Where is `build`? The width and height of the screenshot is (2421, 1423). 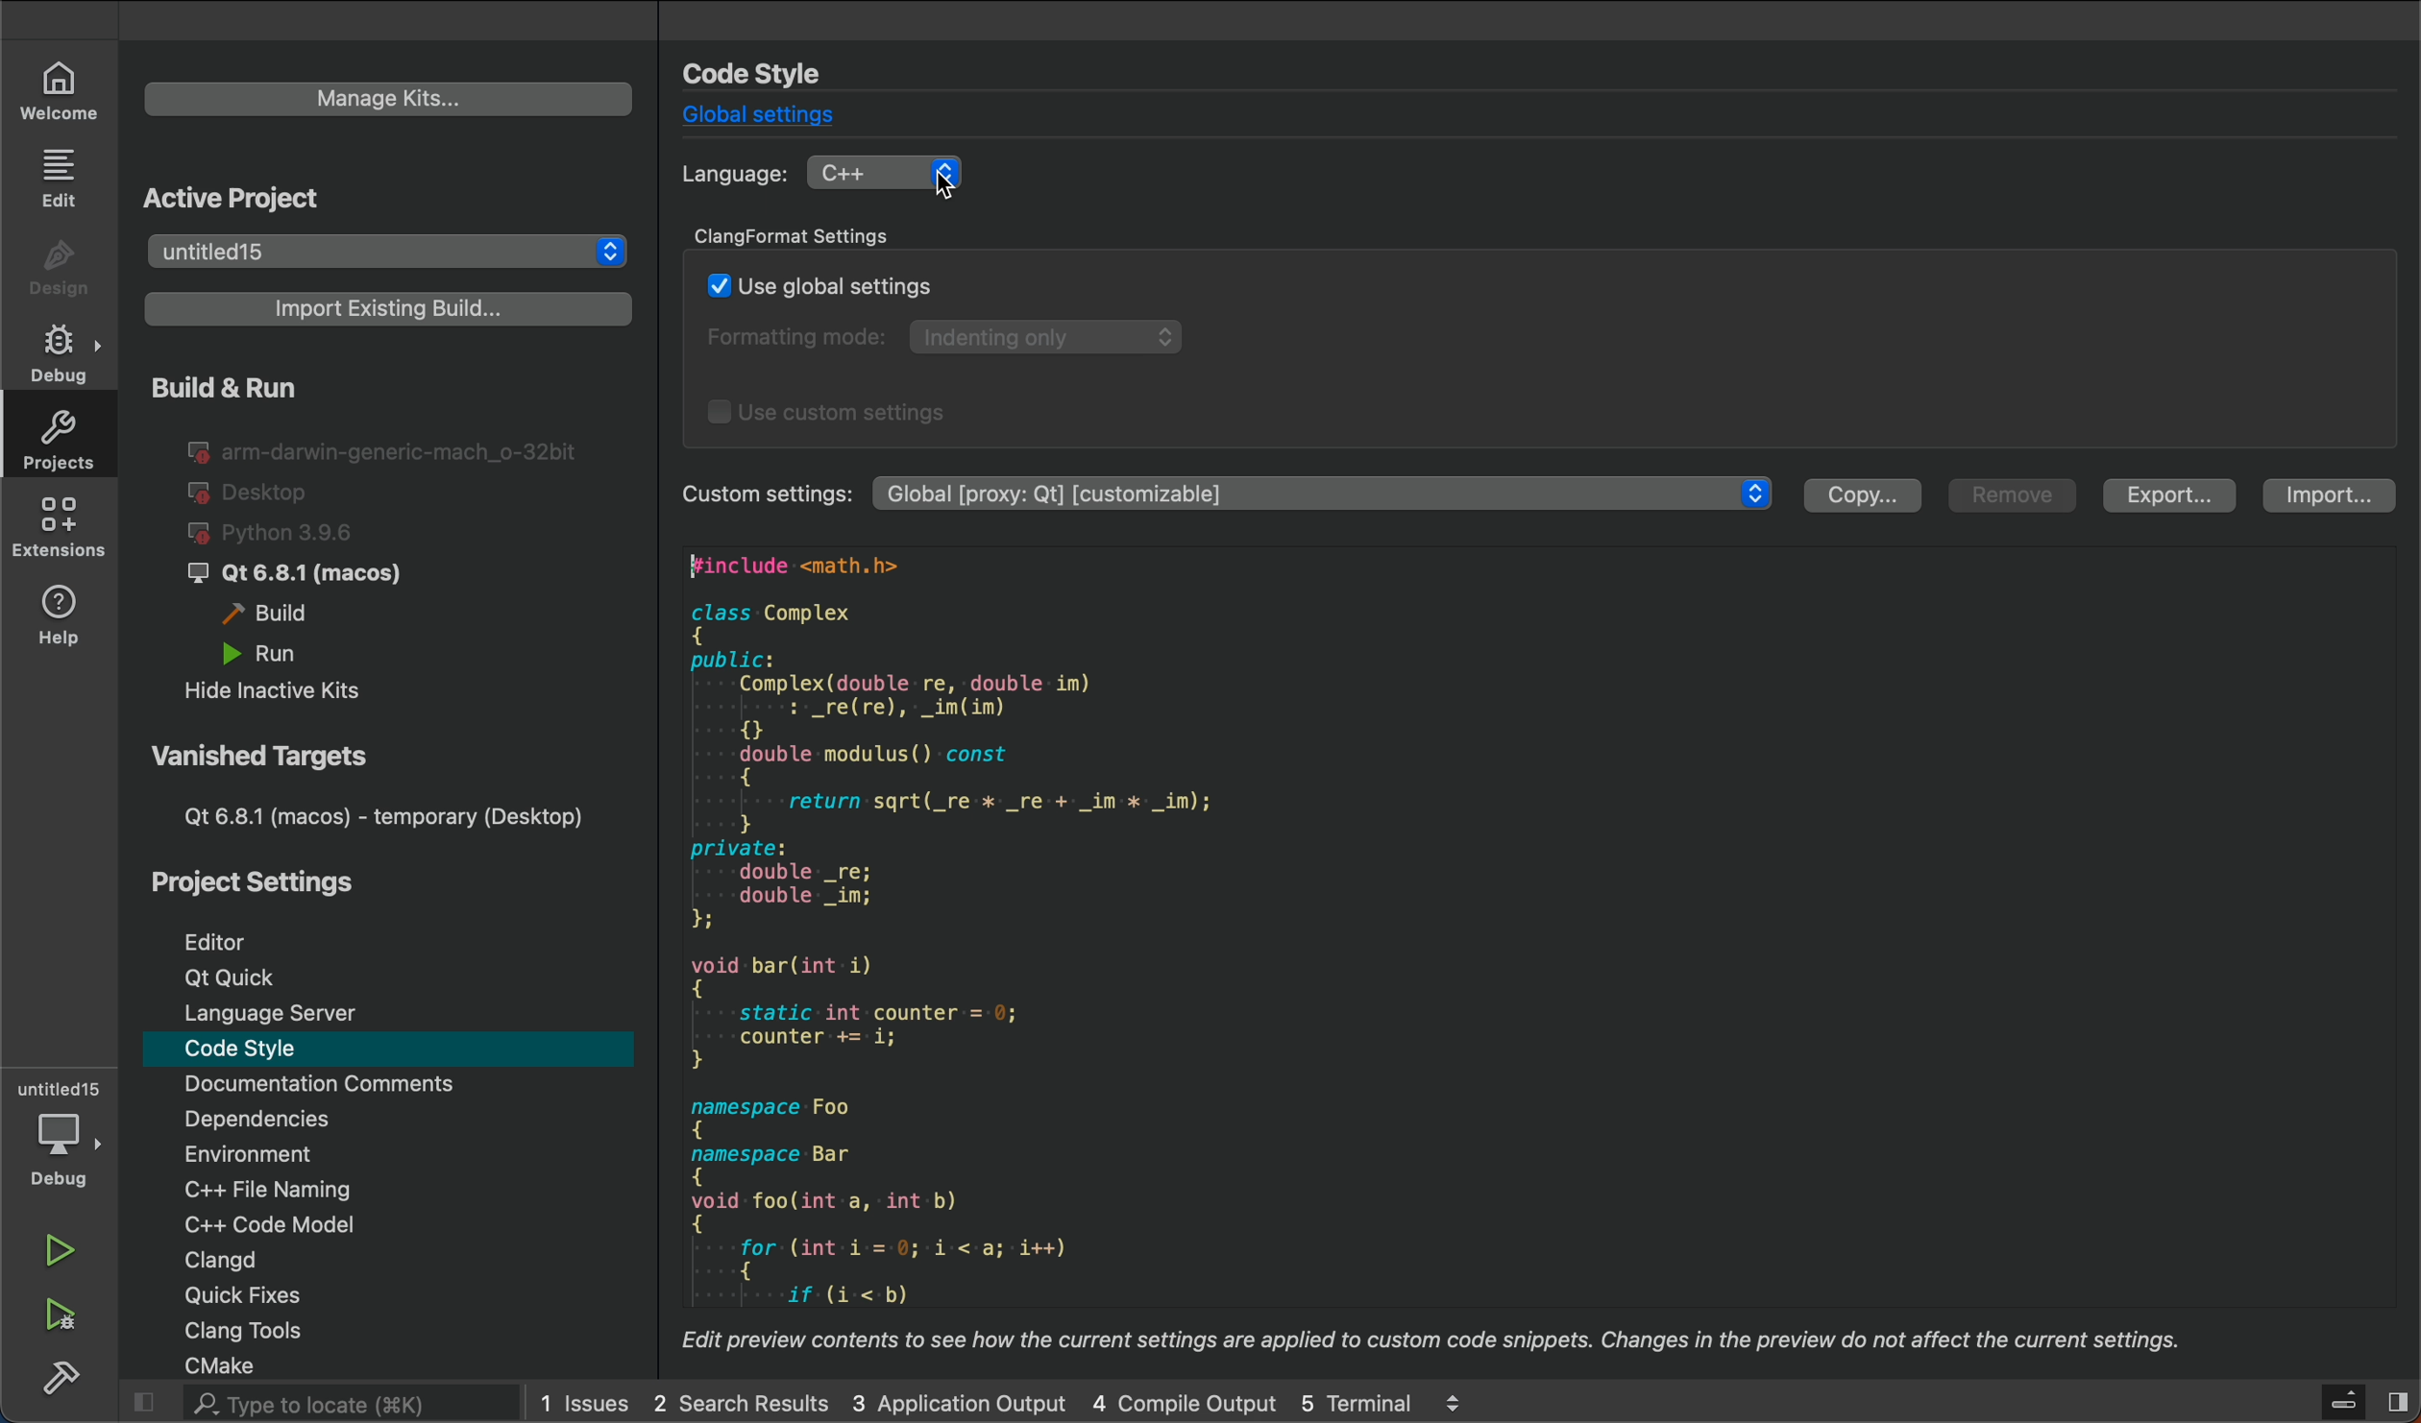 build is located at coordinates (62, 1382).